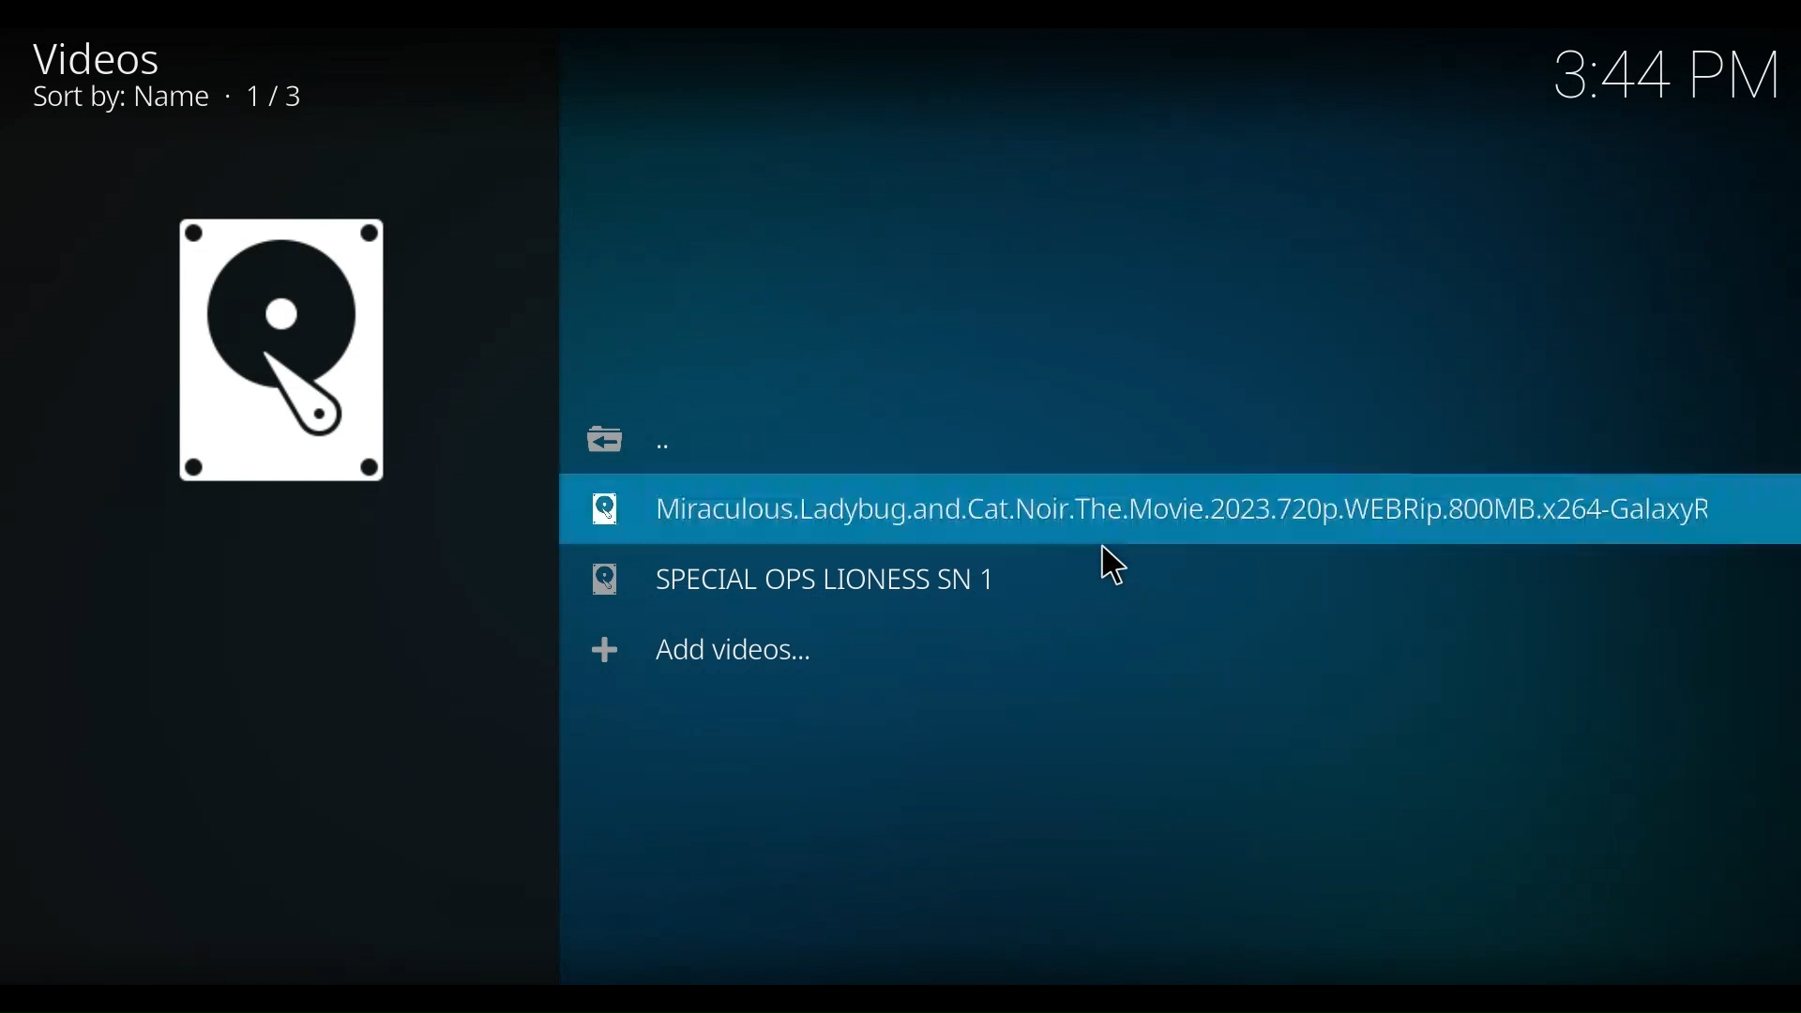  I want to click on Movie File, so click(280, 350).